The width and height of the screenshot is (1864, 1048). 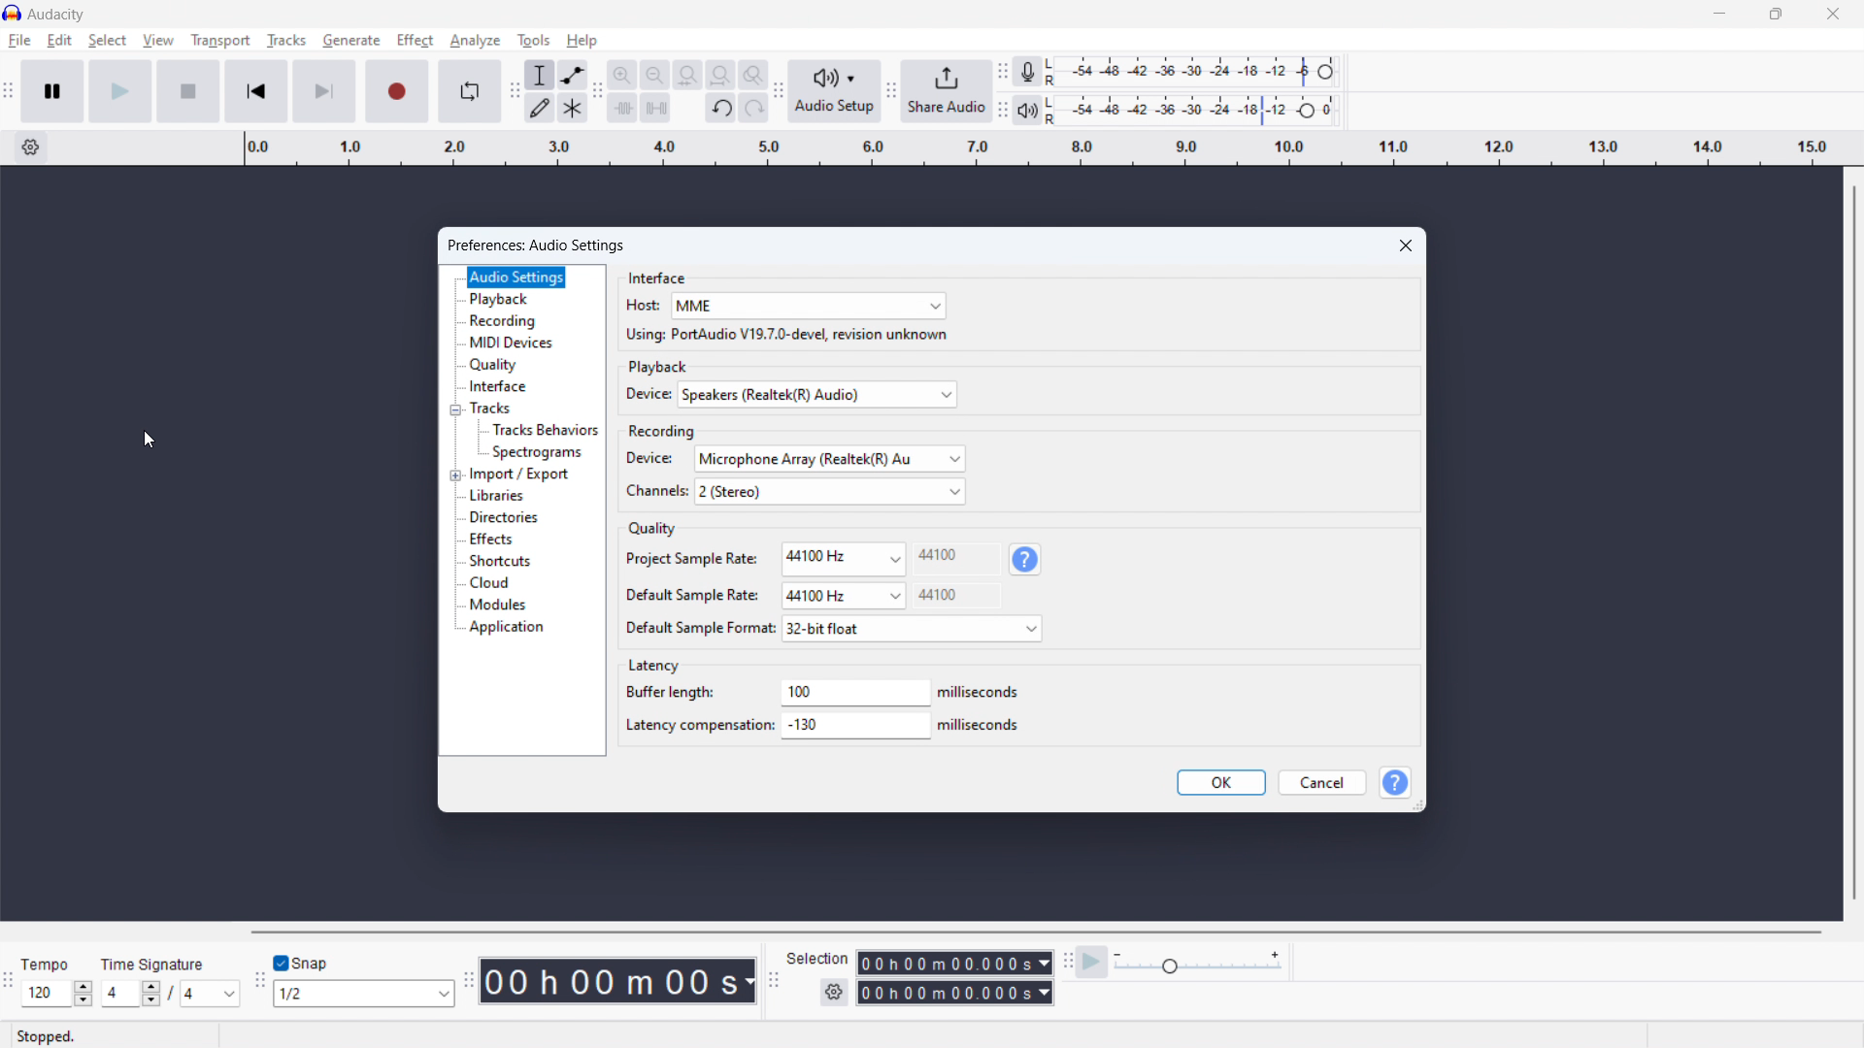 I want to click on share audio toolbar, so click(x=892, y=92).